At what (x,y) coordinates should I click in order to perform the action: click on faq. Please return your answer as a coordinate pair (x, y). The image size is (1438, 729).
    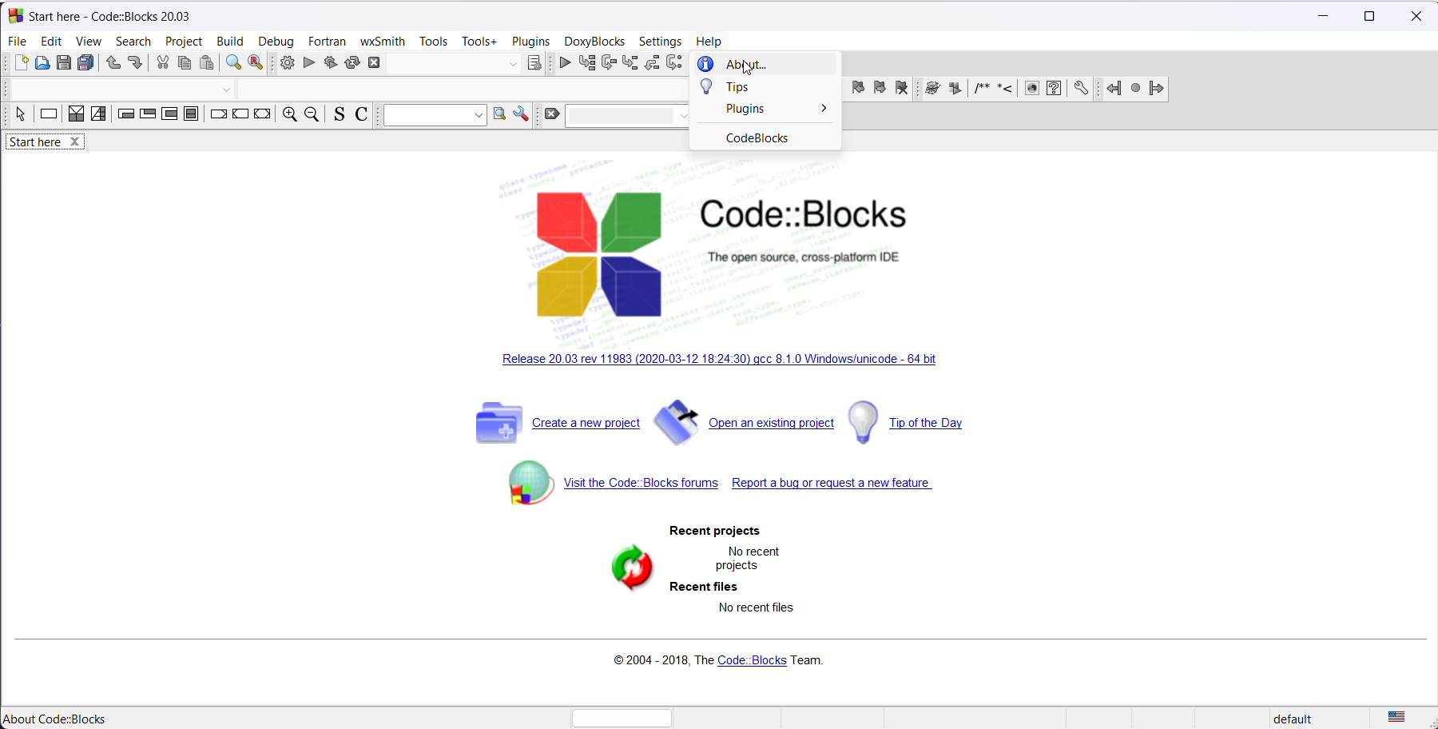
    Looking at the image, I should click on (1055, 89).